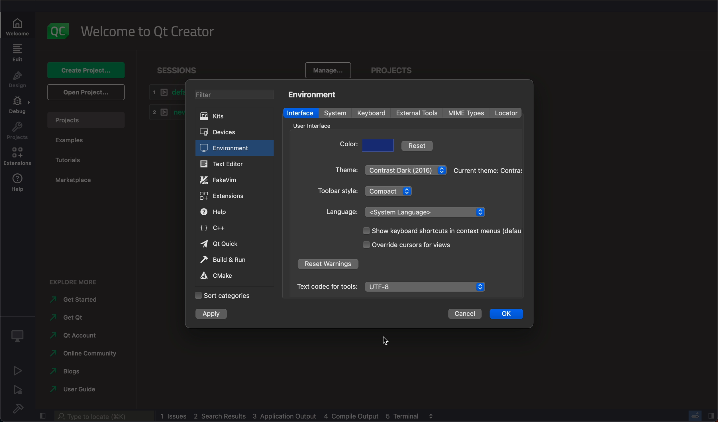  What do you see at coordinates (223, 296) in the screenshot?
I see `categories` at bounding box center [223, 296].